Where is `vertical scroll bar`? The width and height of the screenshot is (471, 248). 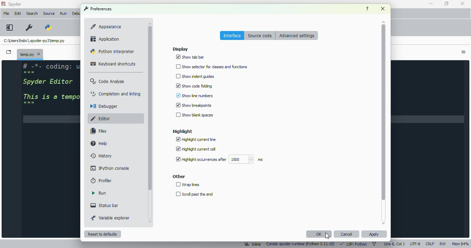
vertical scroll bar is located at coordinates (150, 107).